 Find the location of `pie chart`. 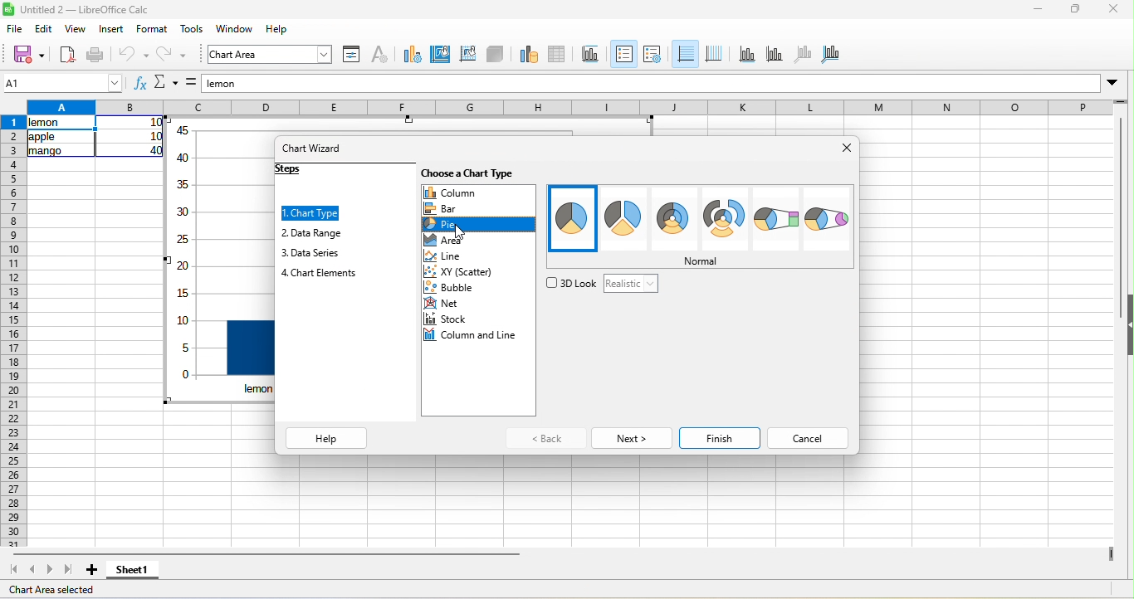

pie chart is located at coordinates (624, 219).